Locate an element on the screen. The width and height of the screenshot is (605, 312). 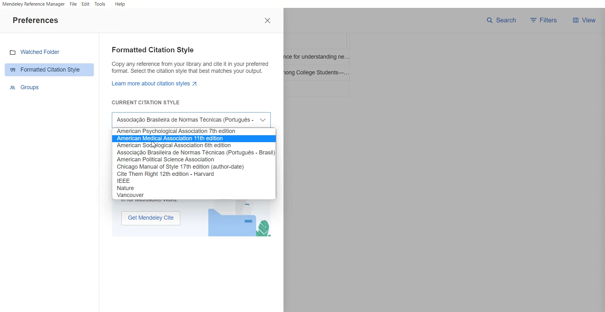
Citation is located at coordinates (194, 146).